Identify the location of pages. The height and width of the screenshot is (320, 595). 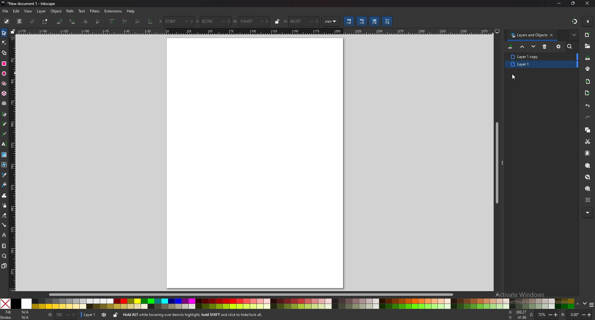
(4, 265).